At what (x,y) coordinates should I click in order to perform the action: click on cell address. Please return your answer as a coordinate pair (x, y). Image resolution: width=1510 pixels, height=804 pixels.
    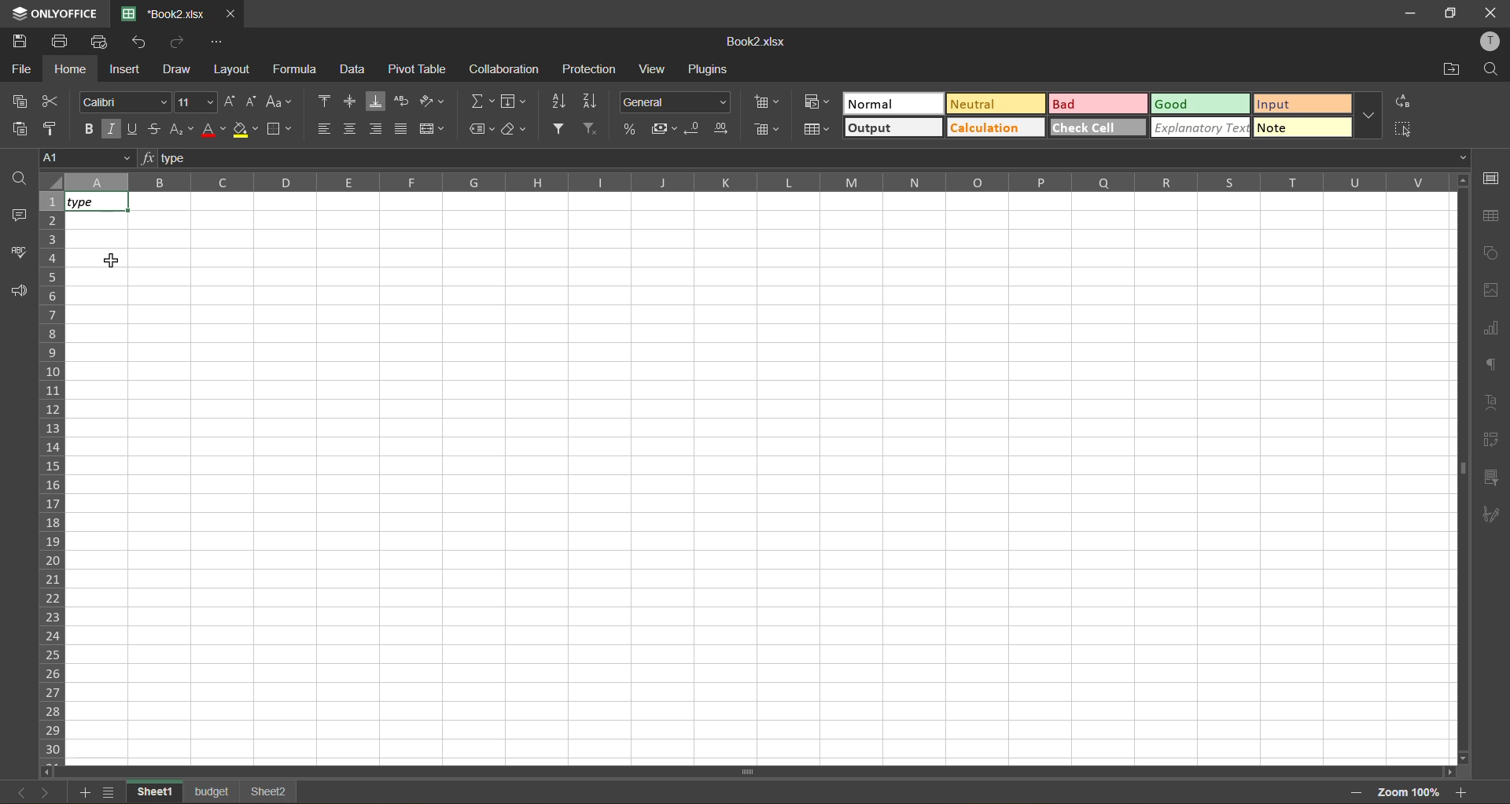
    Looking at the image, I should click on (83, 160).